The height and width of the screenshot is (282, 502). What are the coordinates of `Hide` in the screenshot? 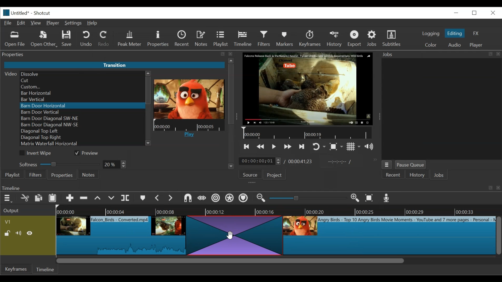 It's located at (31, 233).